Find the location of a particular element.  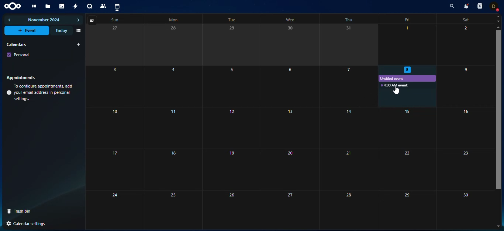

files is located at coordinates (48, 7).